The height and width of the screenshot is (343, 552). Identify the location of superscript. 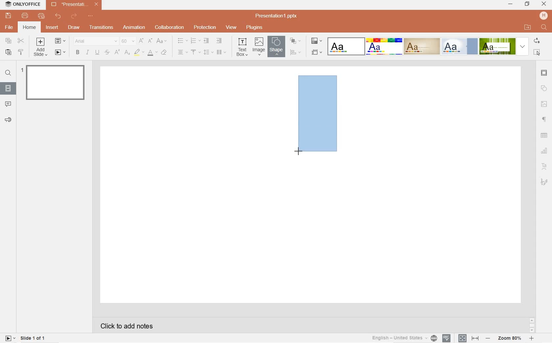
(117, 53).